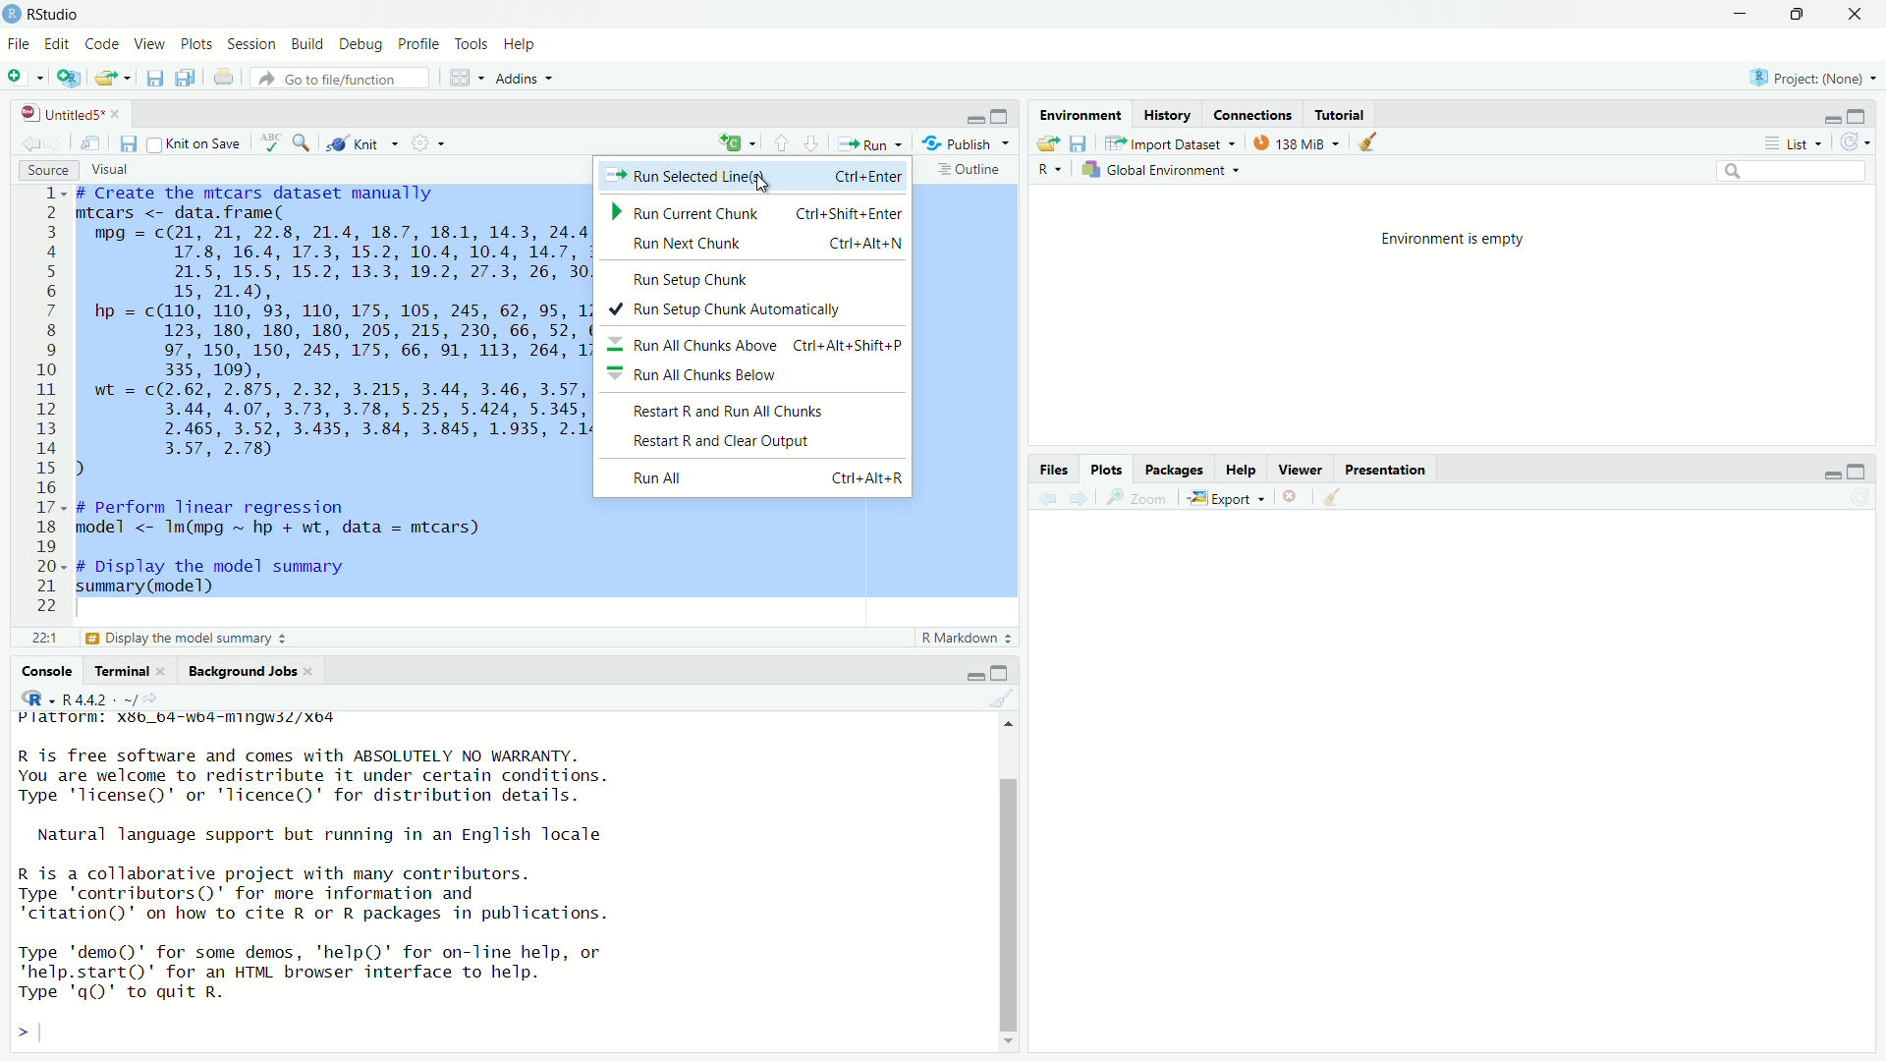 The height and width of the screenshot is (1061, 1886). What do you see at coordinates (735, 142) in the screenshot?
I see `insert new code chunk` at bounding box center [735, 142].